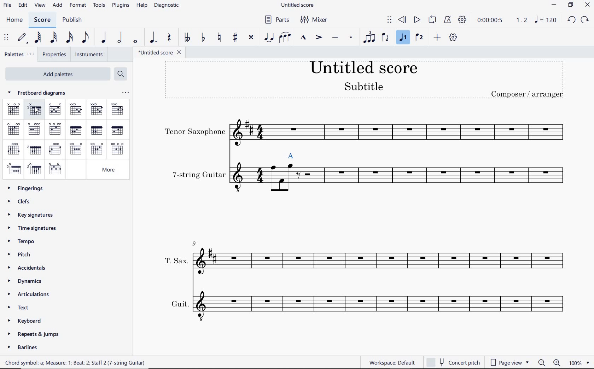 The width and height of the screenshot is (594, 369). What do you see at coordinates (55, 110) in the screenshot?
I see `C7` at bounding box center [55, 110].